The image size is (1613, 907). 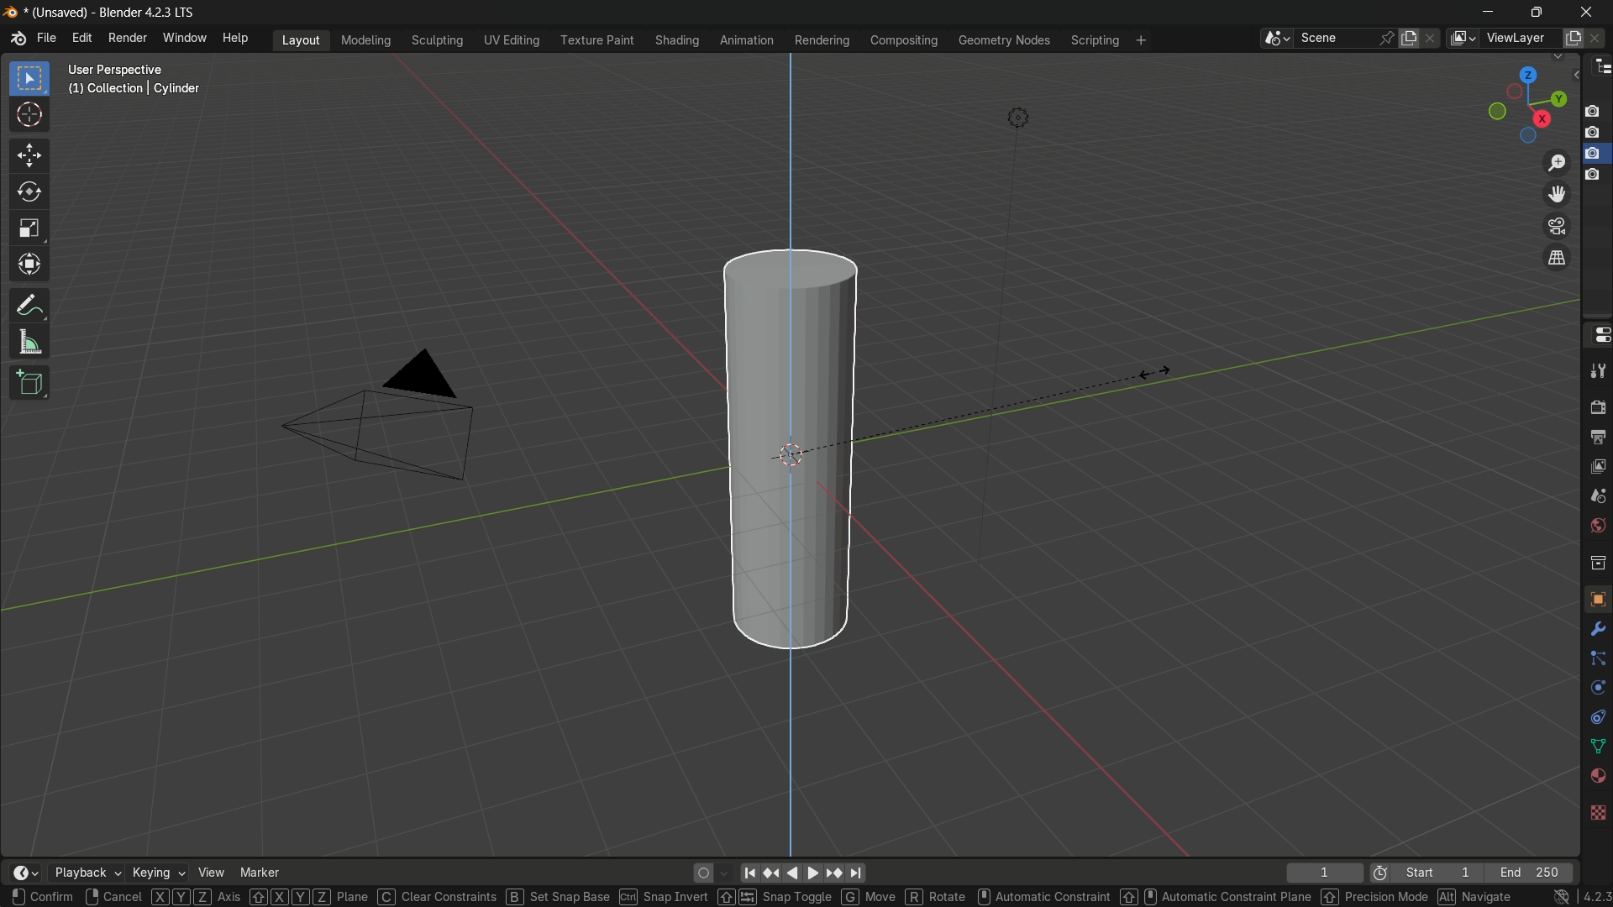 I want to click on switch current view, so click(x=1557, y=257).